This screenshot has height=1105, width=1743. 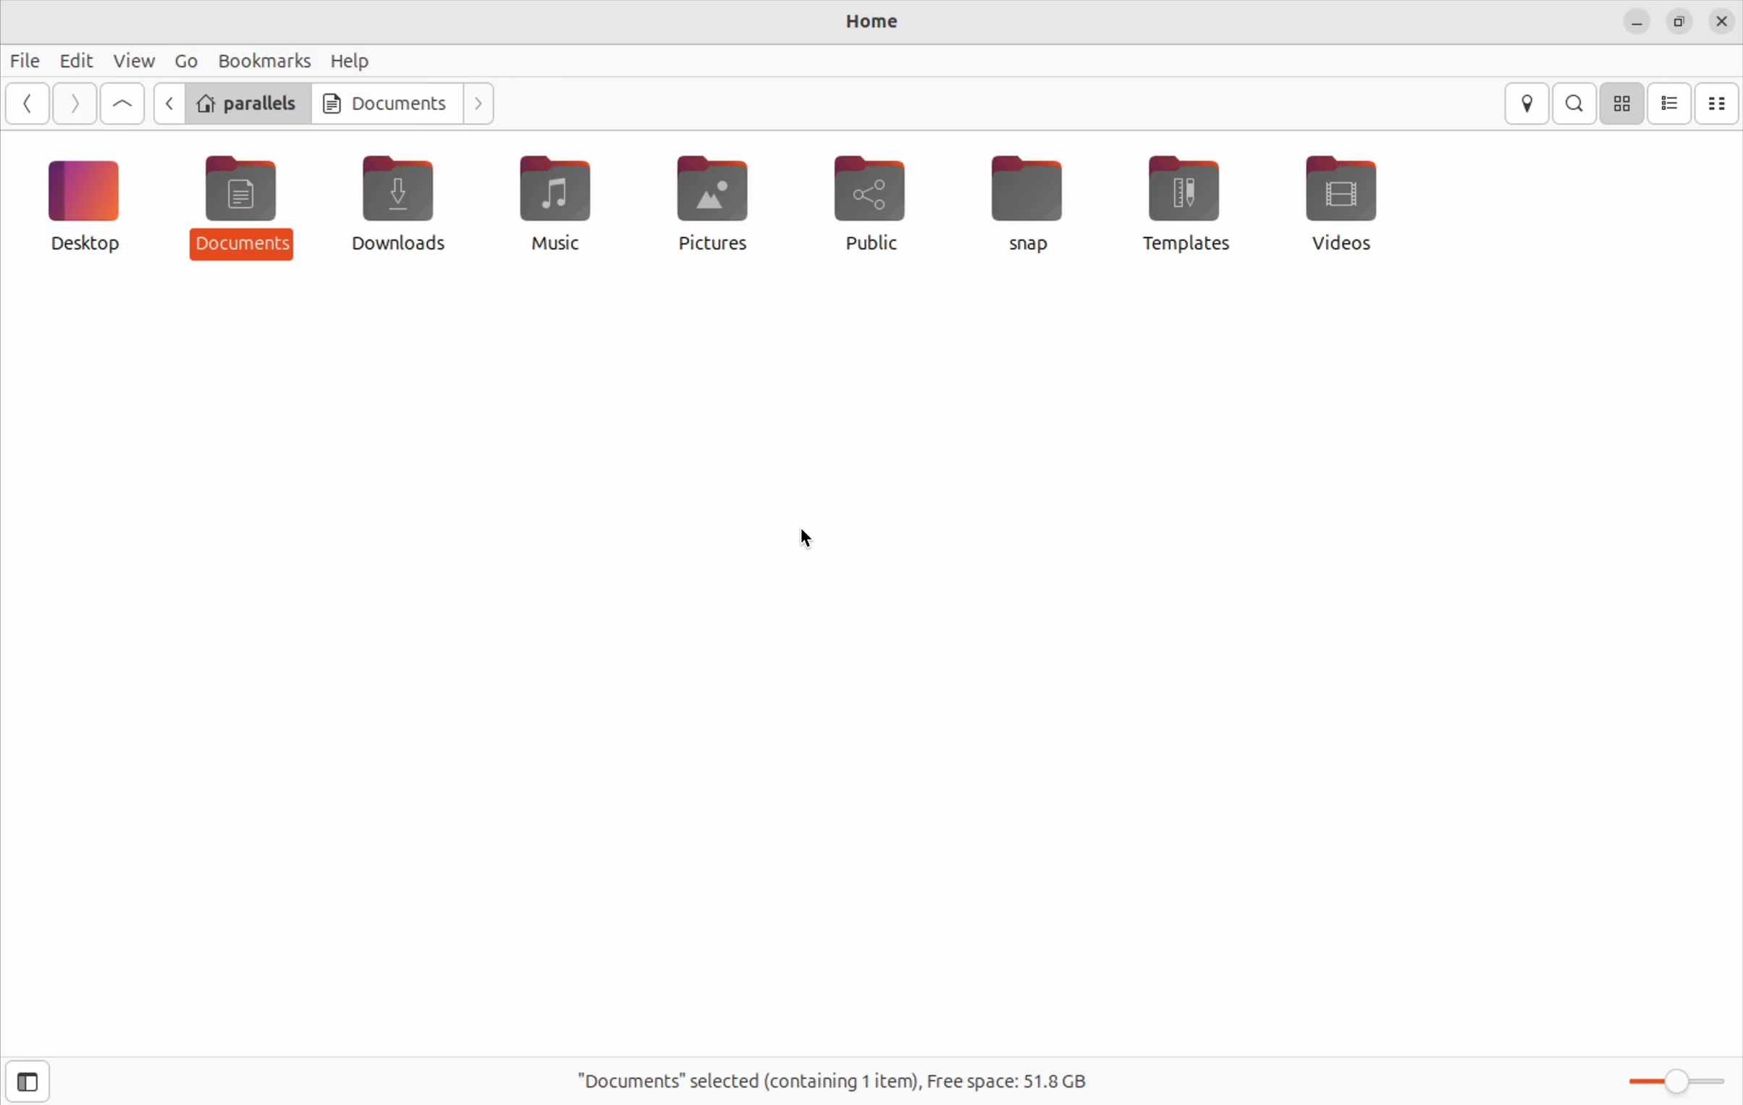 What do you see at coordinates (191, 59) in the screenshot?
I see `Go` at bounding box center [191, 59].